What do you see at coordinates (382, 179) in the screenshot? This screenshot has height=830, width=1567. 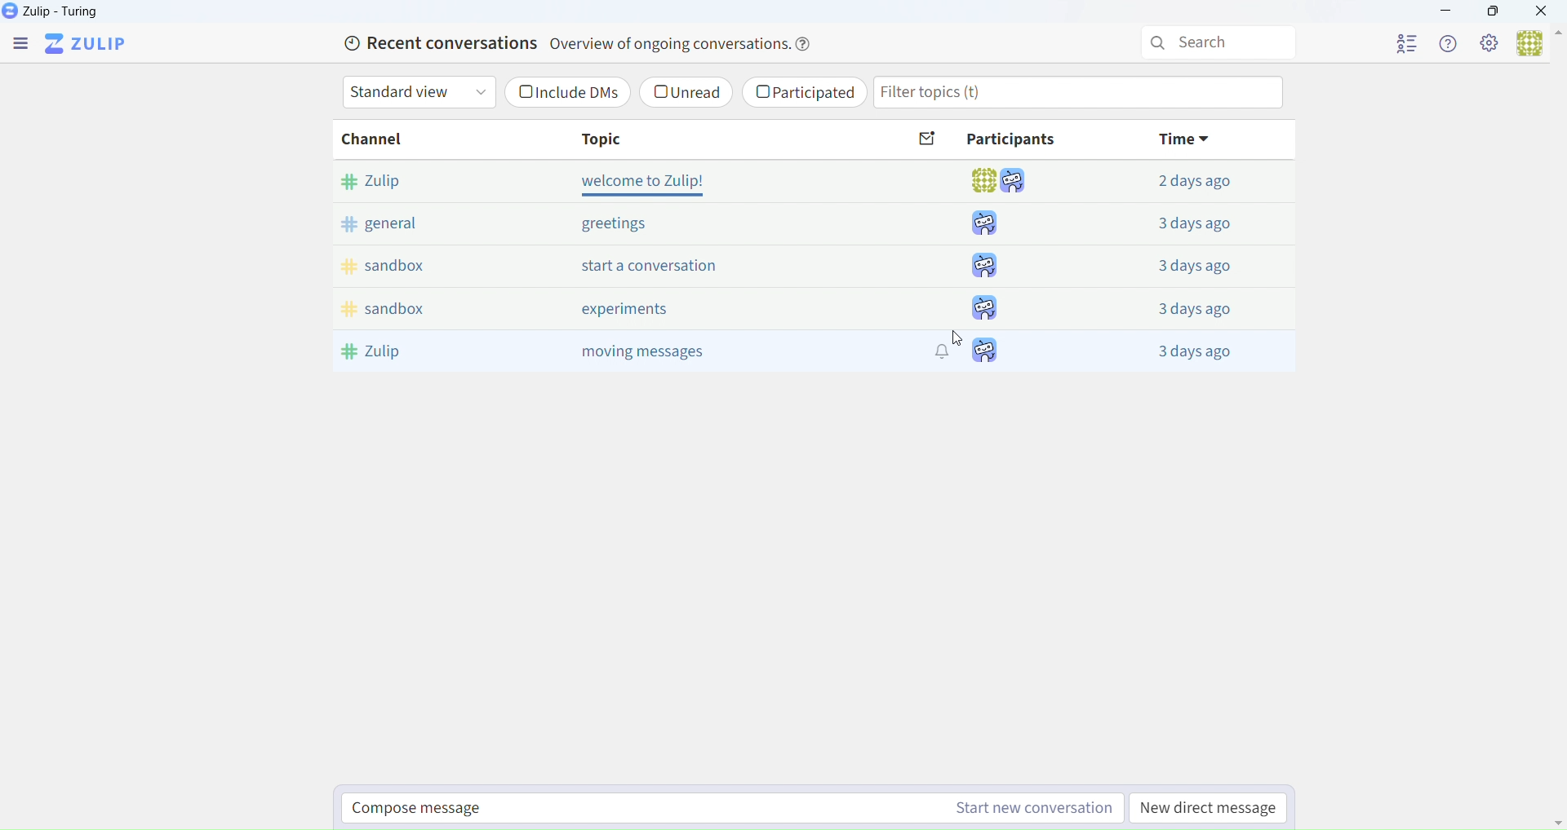 I see `zulip` at bounding box center [382, 179].